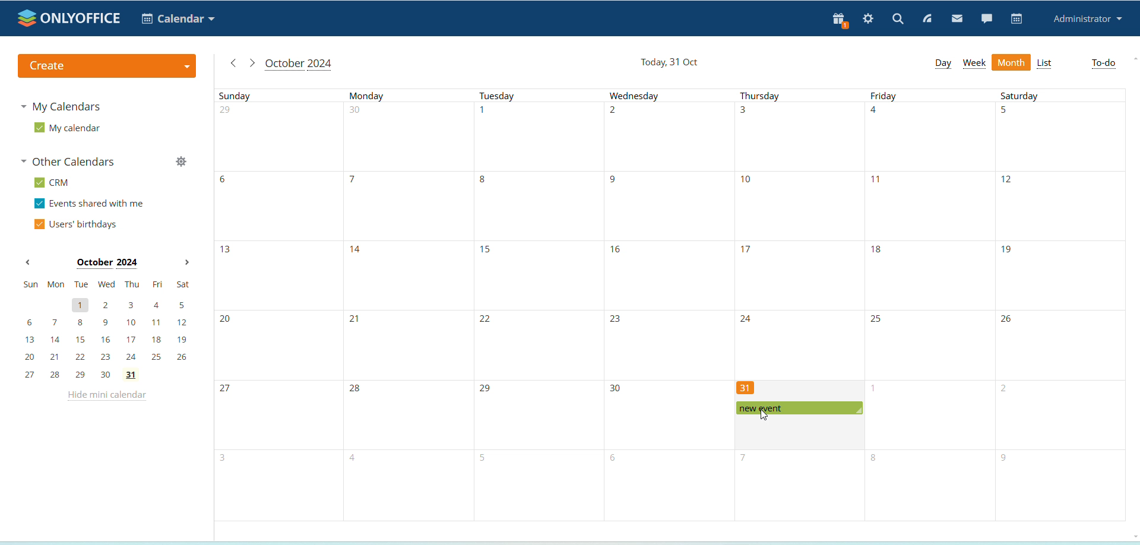 This screenshot has width=1140, height=545. I want to click on events shared with me, so click(91, 204).